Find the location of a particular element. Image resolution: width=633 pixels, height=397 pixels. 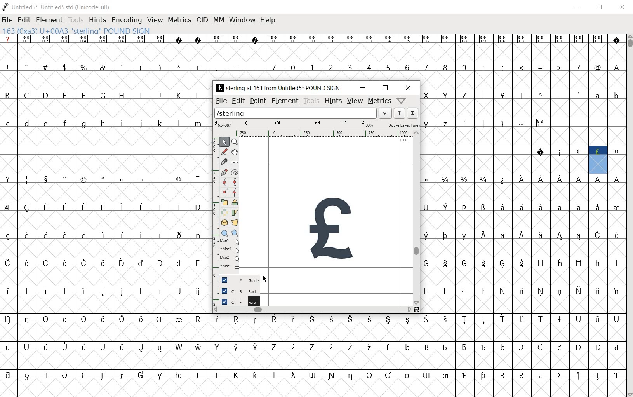

Symbol is located at coordinates (122, 376).